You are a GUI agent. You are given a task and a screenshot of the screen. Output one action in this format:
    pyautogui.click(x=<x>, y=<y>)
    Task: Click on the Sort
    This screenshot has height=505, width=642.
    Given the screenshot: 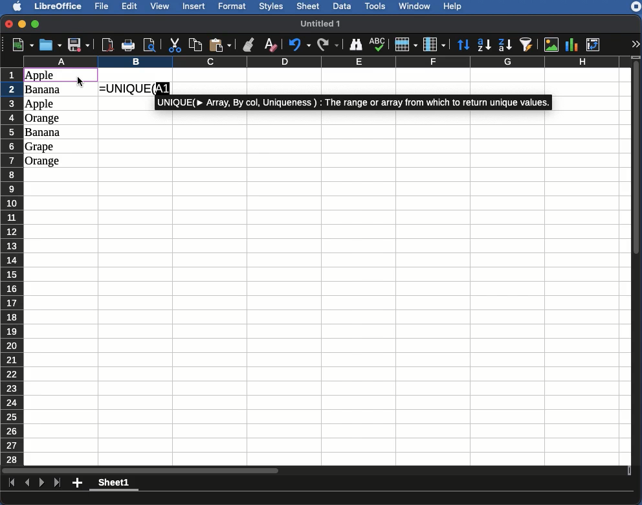 What is the action you would take?
    pyautogui.click(x=465, y=44)
    